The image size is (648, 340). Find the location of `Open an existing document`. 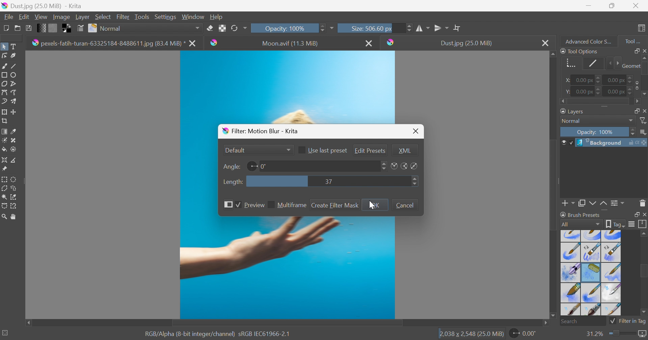

Open an existing document is located at coordinates (18, 28).